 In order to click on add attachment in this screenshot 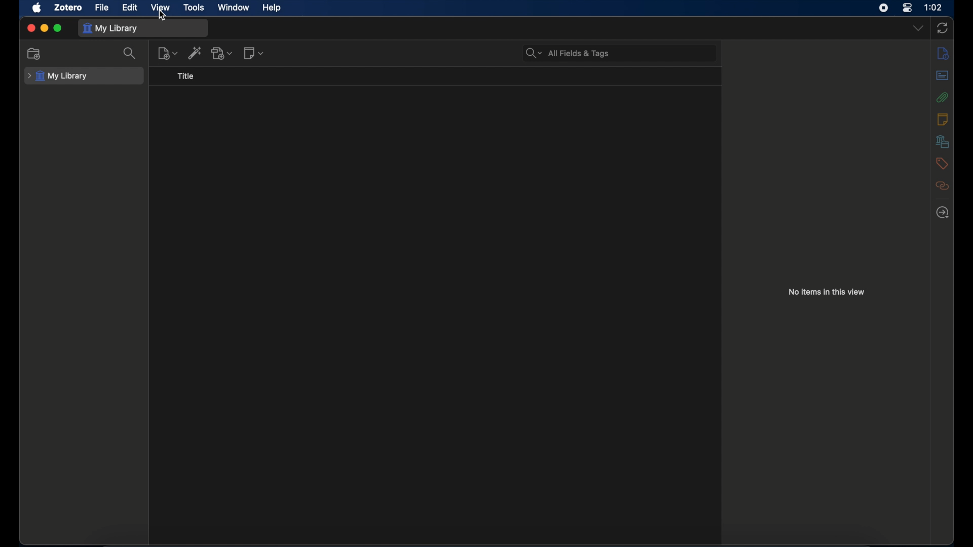, I will do `click(222, 53)`.